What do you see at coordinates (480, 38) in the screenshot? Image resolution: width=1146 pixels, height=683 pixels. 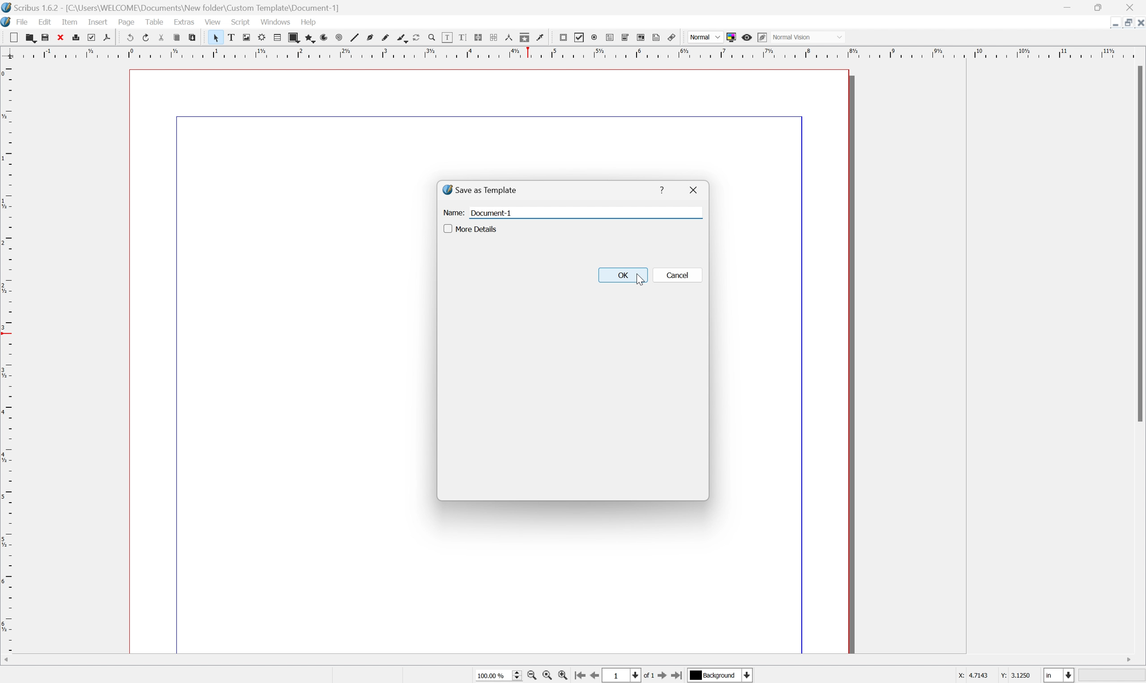 I see `Link text frames` at bounding box center [480, 38].